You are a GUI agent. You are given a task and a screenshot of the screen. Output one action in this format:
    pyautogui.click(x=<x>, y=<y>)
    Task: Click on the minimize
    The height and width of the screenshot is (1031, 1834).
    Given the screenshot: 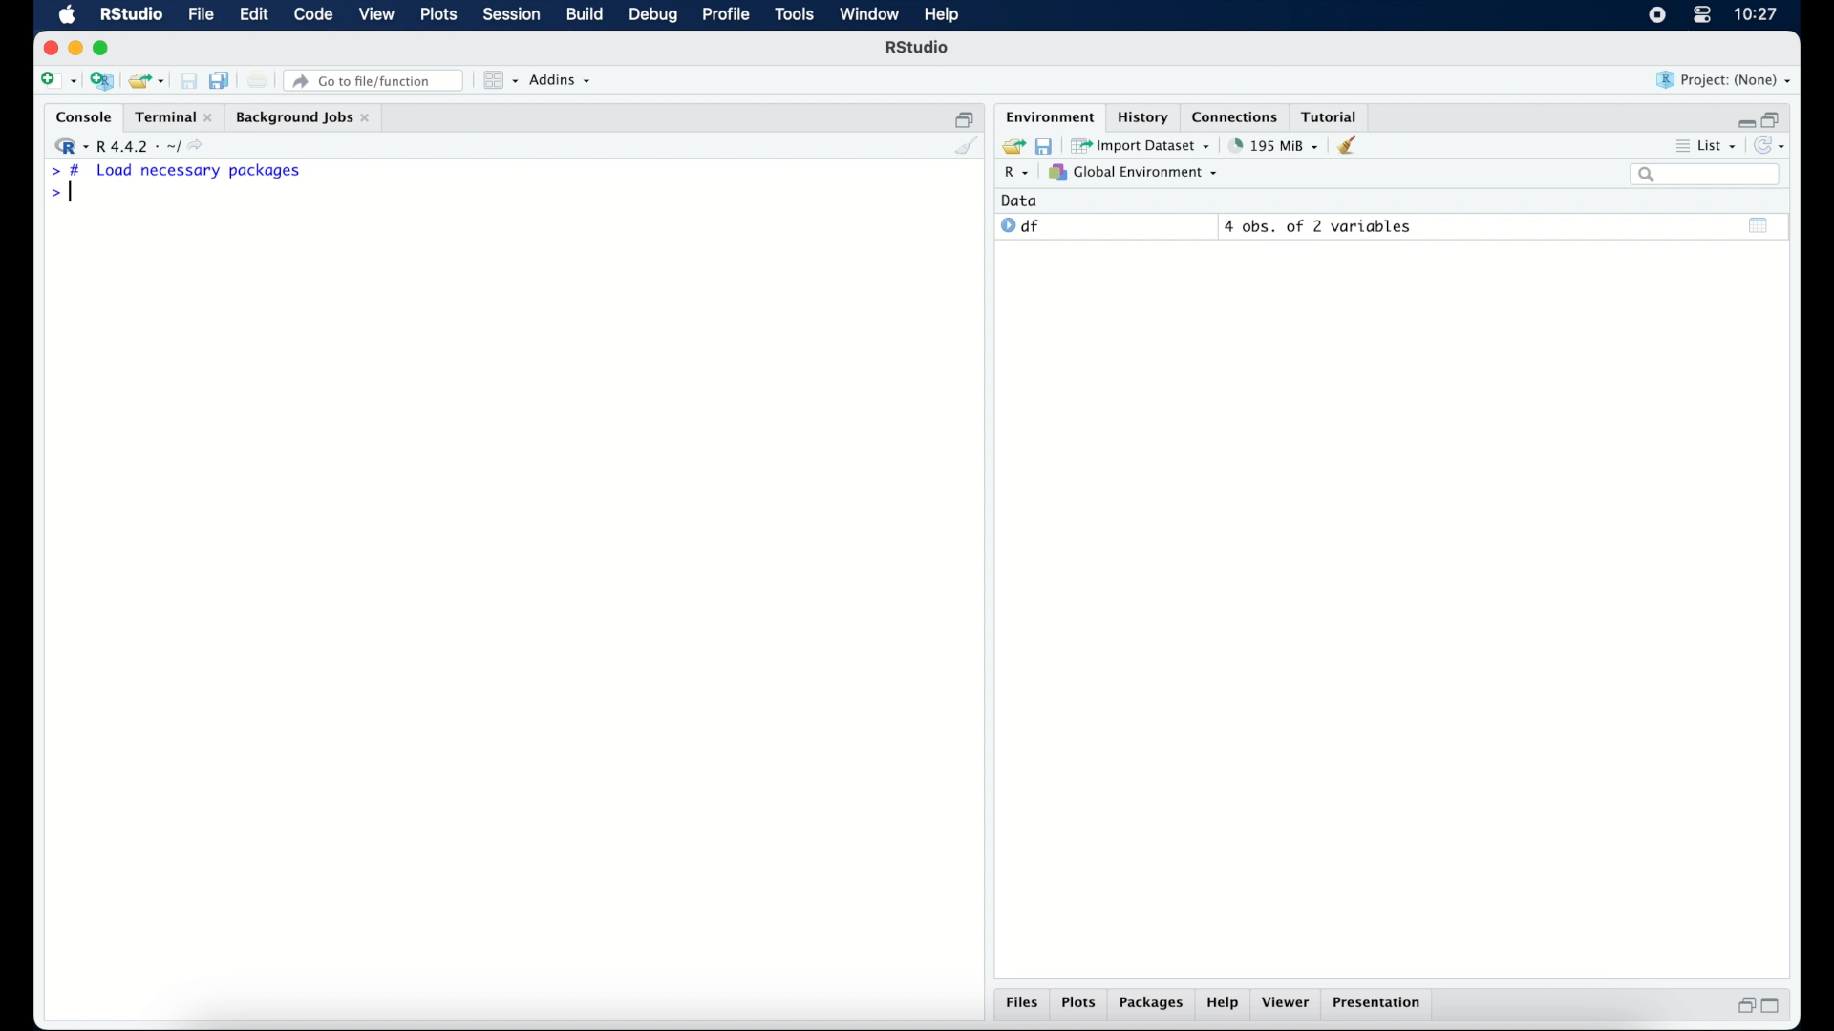 What is the action you would take?
    pyautogui.click(x=75, y=48)
    